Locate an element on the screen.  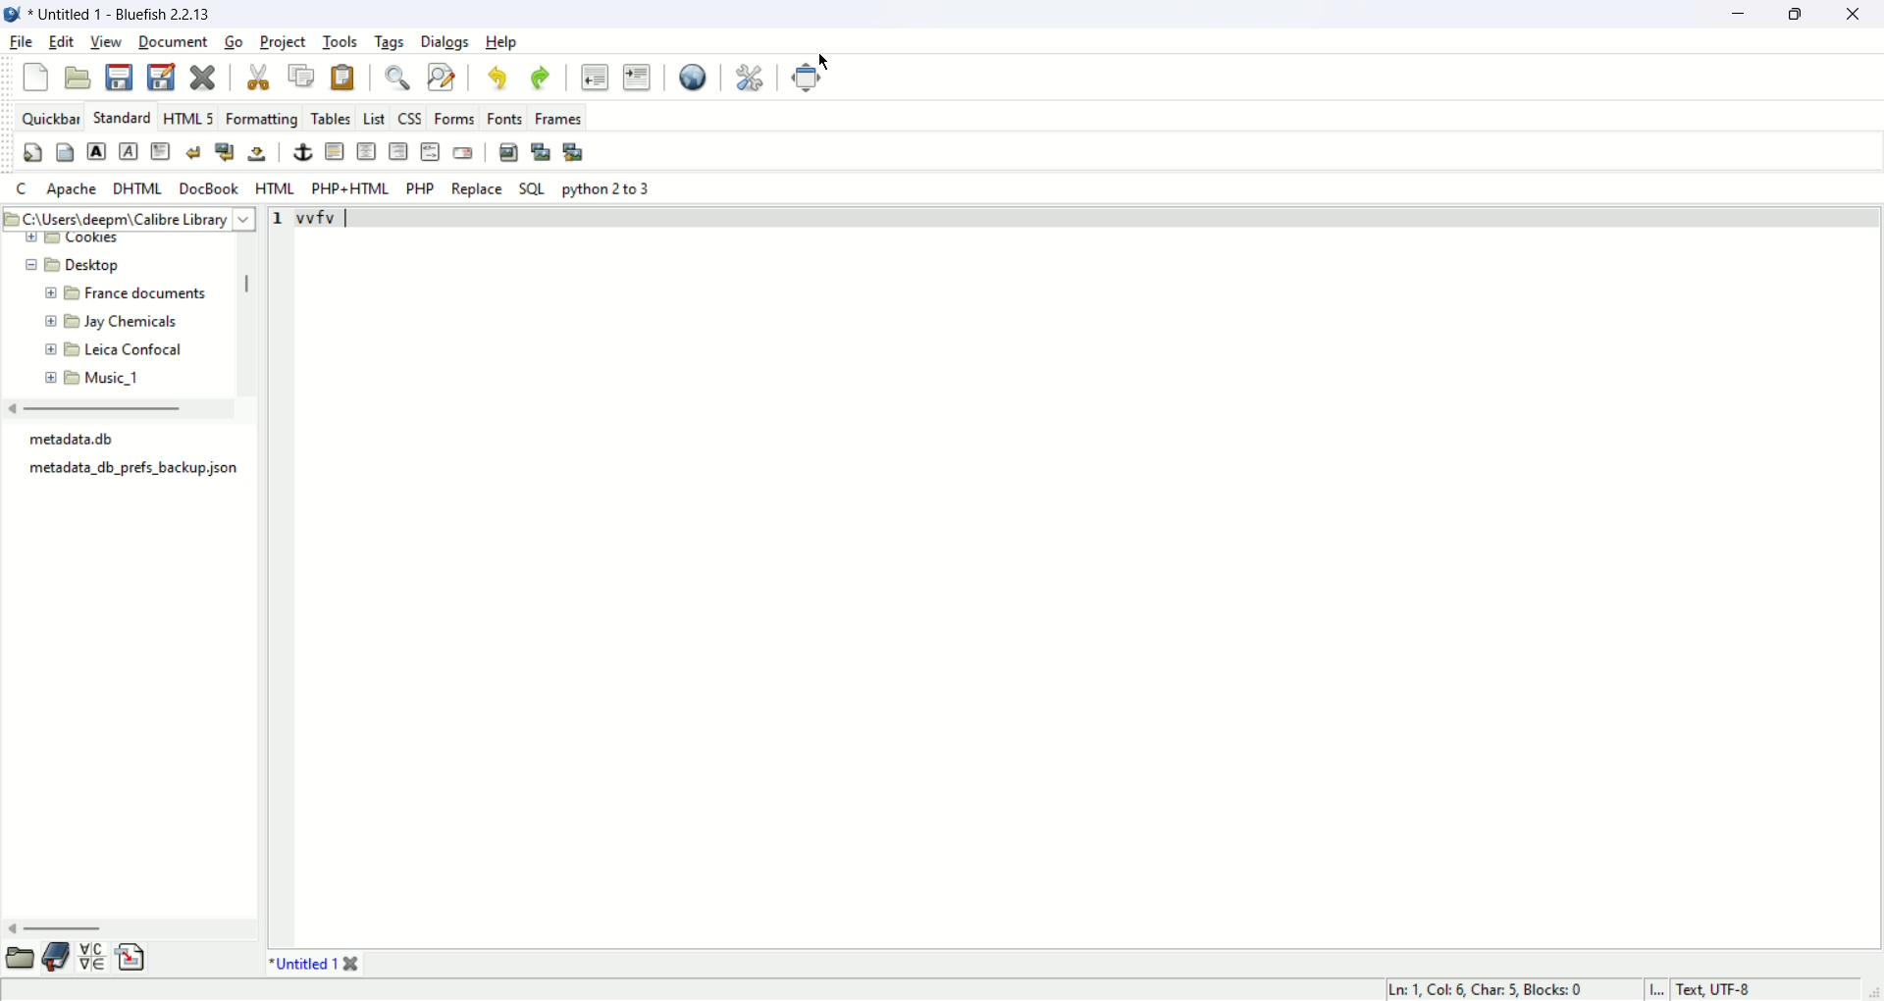
line number is located at coordinates (281, 217).